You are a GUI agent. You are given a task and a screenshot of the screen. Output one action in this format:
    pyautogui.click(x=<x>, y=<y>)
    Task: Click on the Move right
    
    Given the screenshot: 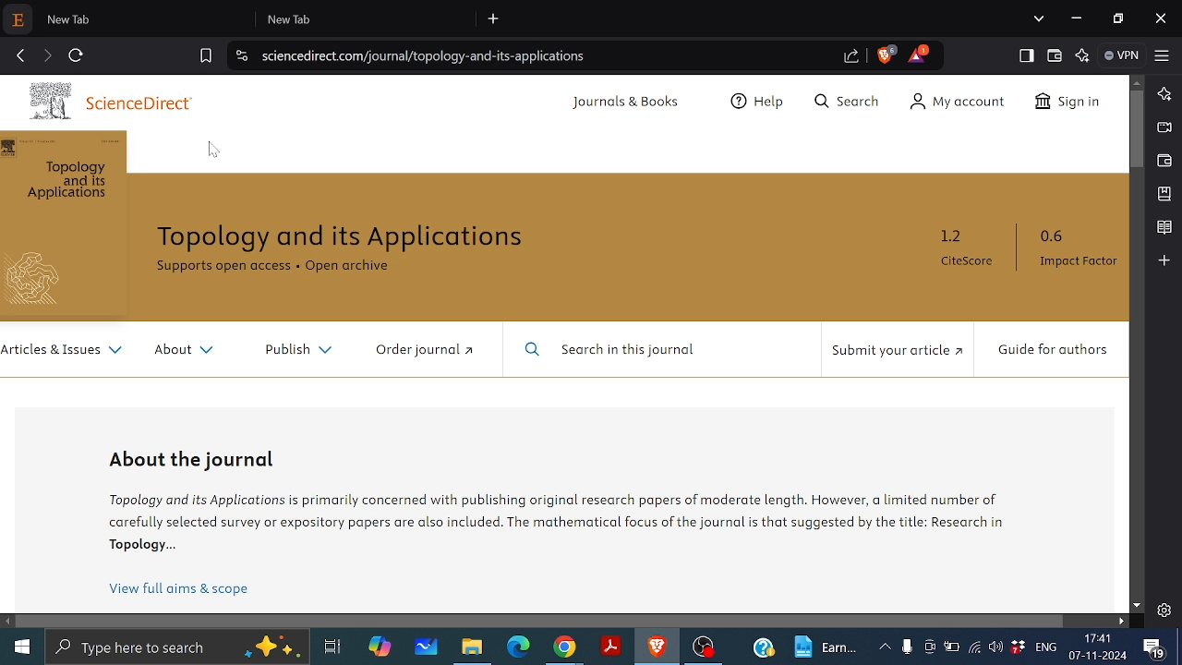 What is the action you would take?
    pyautogui.click(x=1122, y=623)
    